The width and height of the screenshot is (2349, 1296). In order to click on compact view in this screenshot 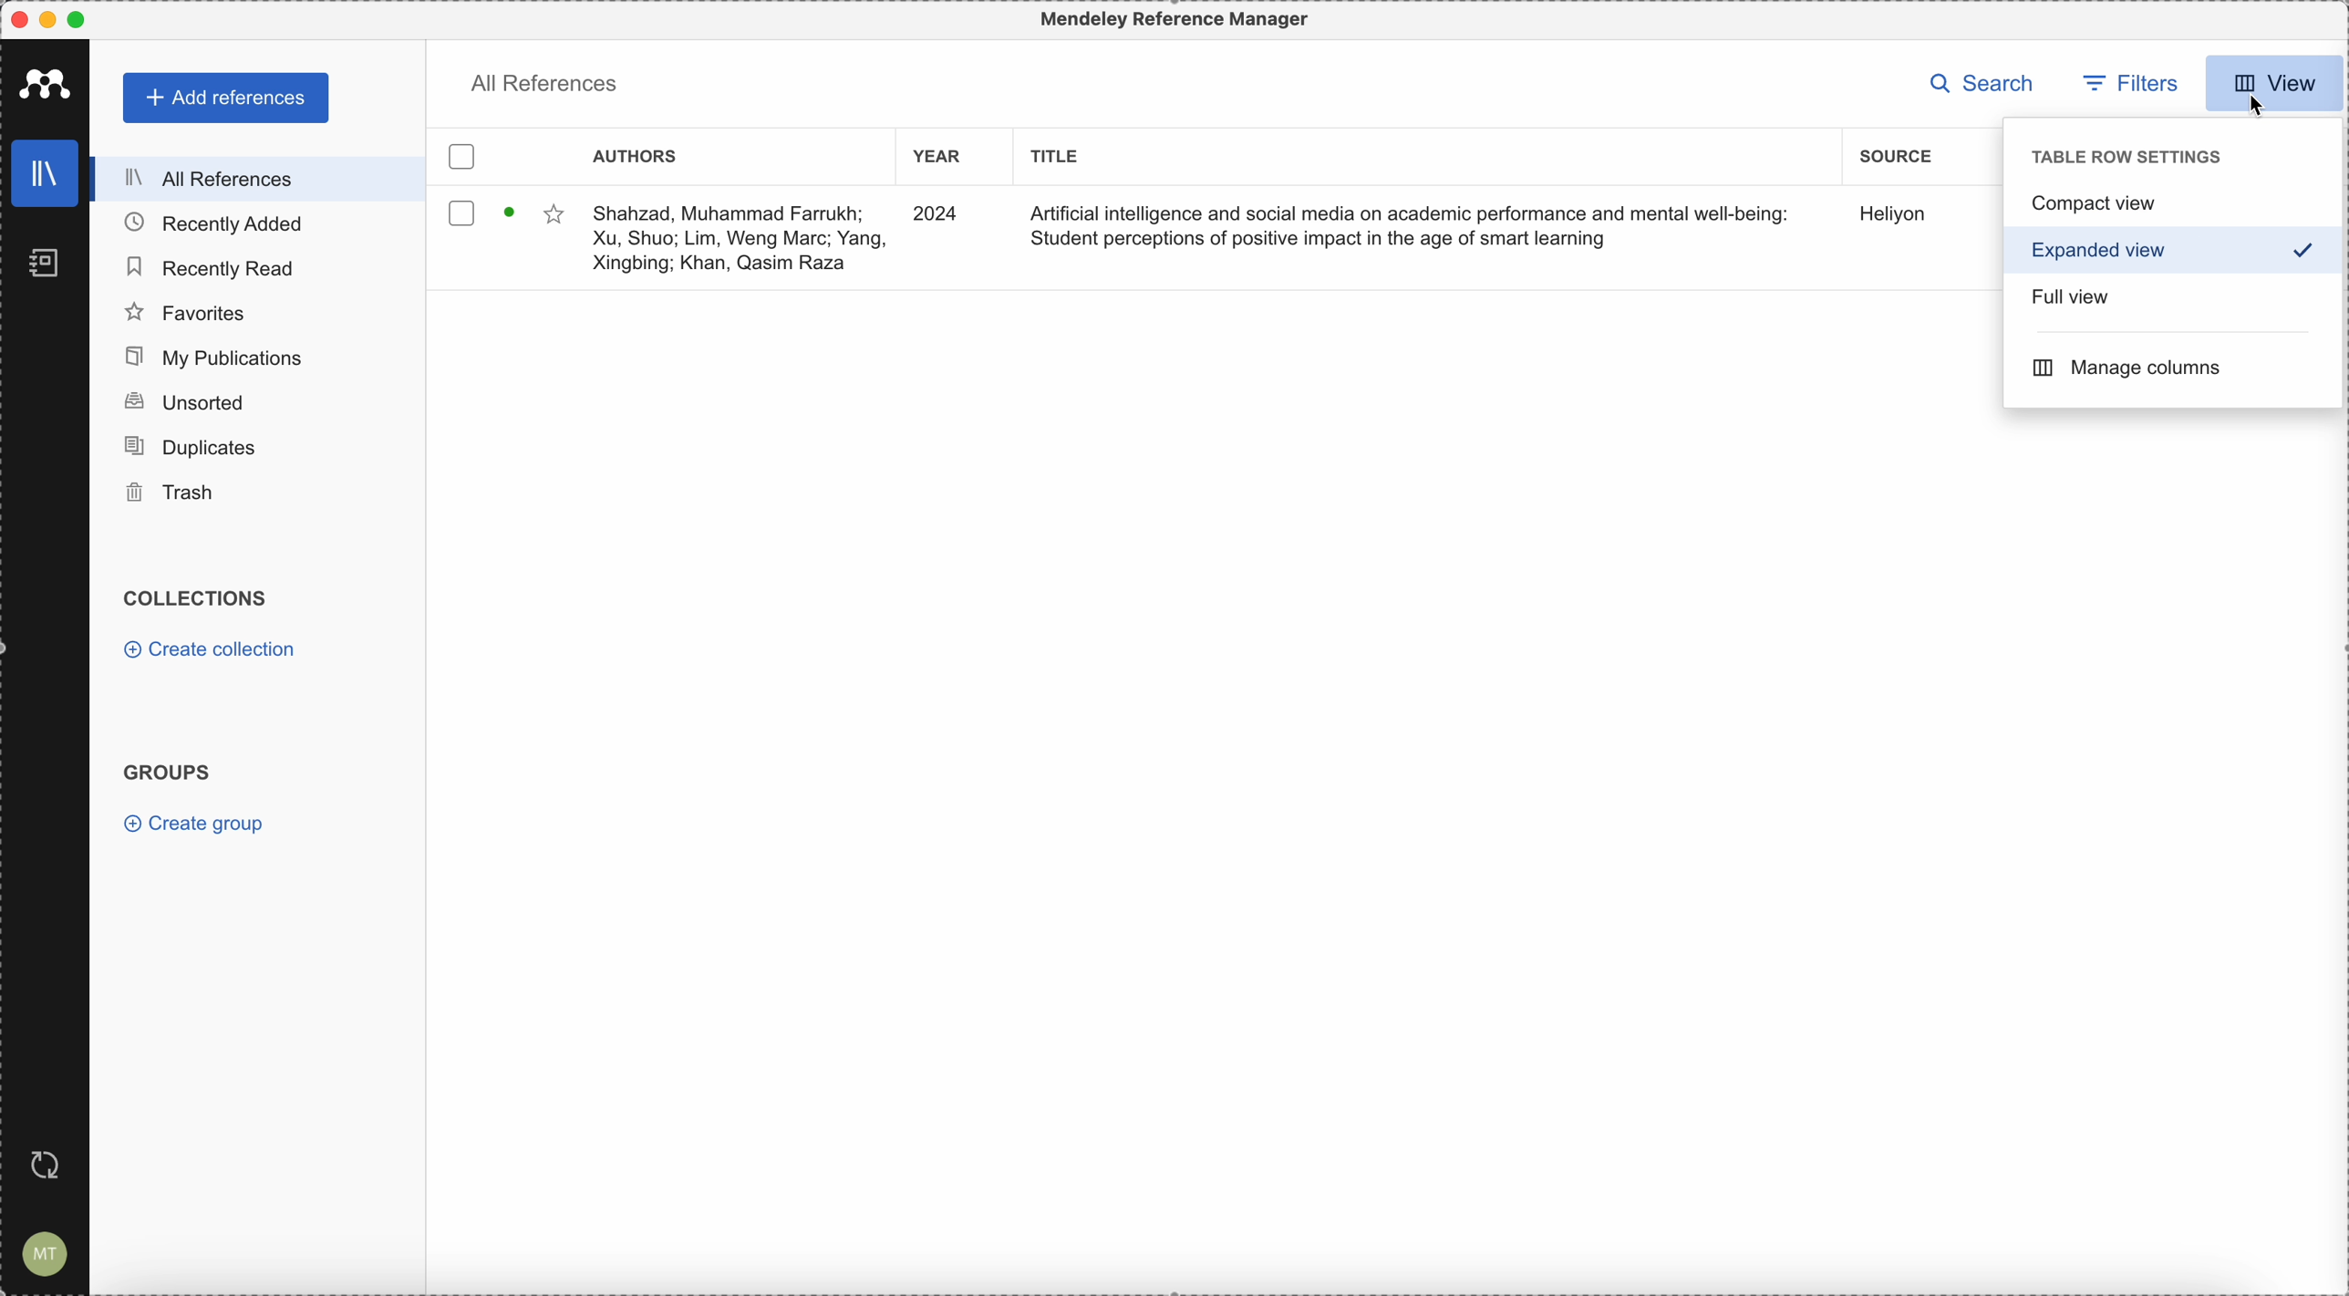, I will do `click(2173, 204)`.